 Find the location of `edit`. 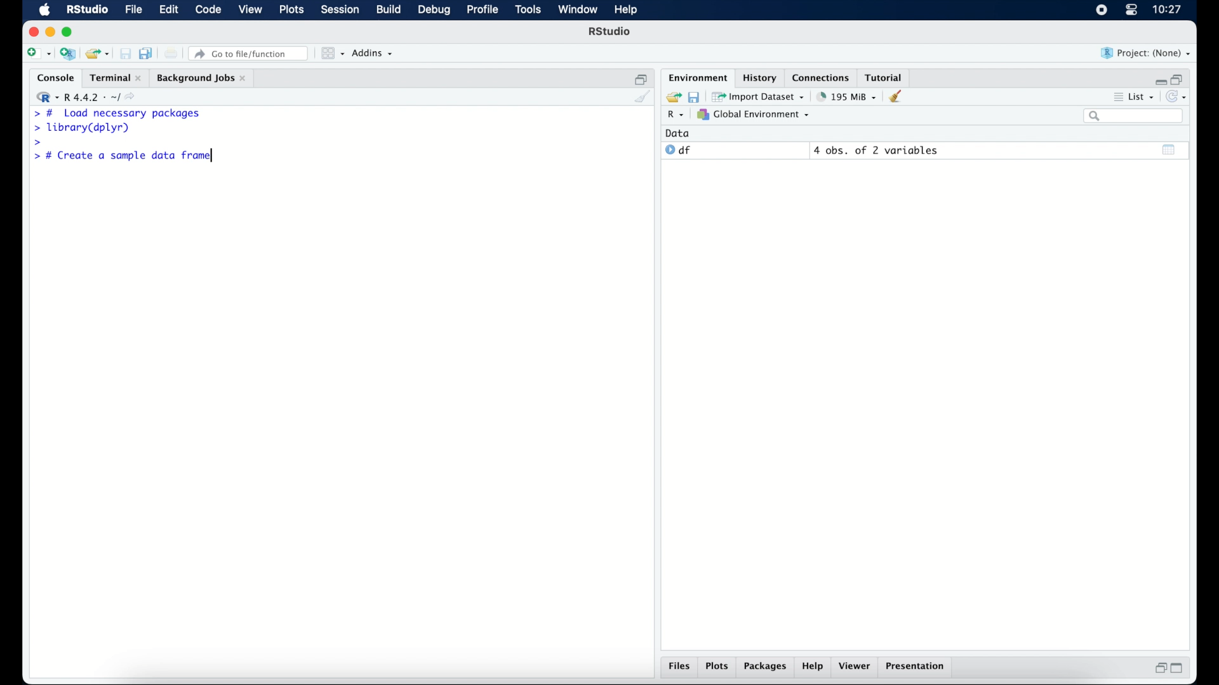

edit is located at coordinates (168, 10).